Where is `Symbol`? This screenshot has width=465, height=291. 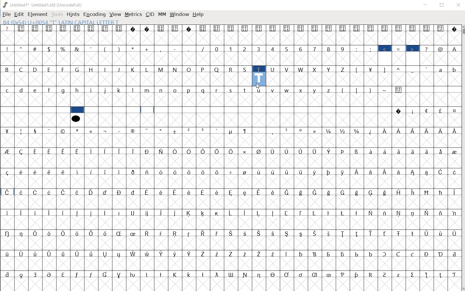 Symbol is located at coordinates (203, 171).